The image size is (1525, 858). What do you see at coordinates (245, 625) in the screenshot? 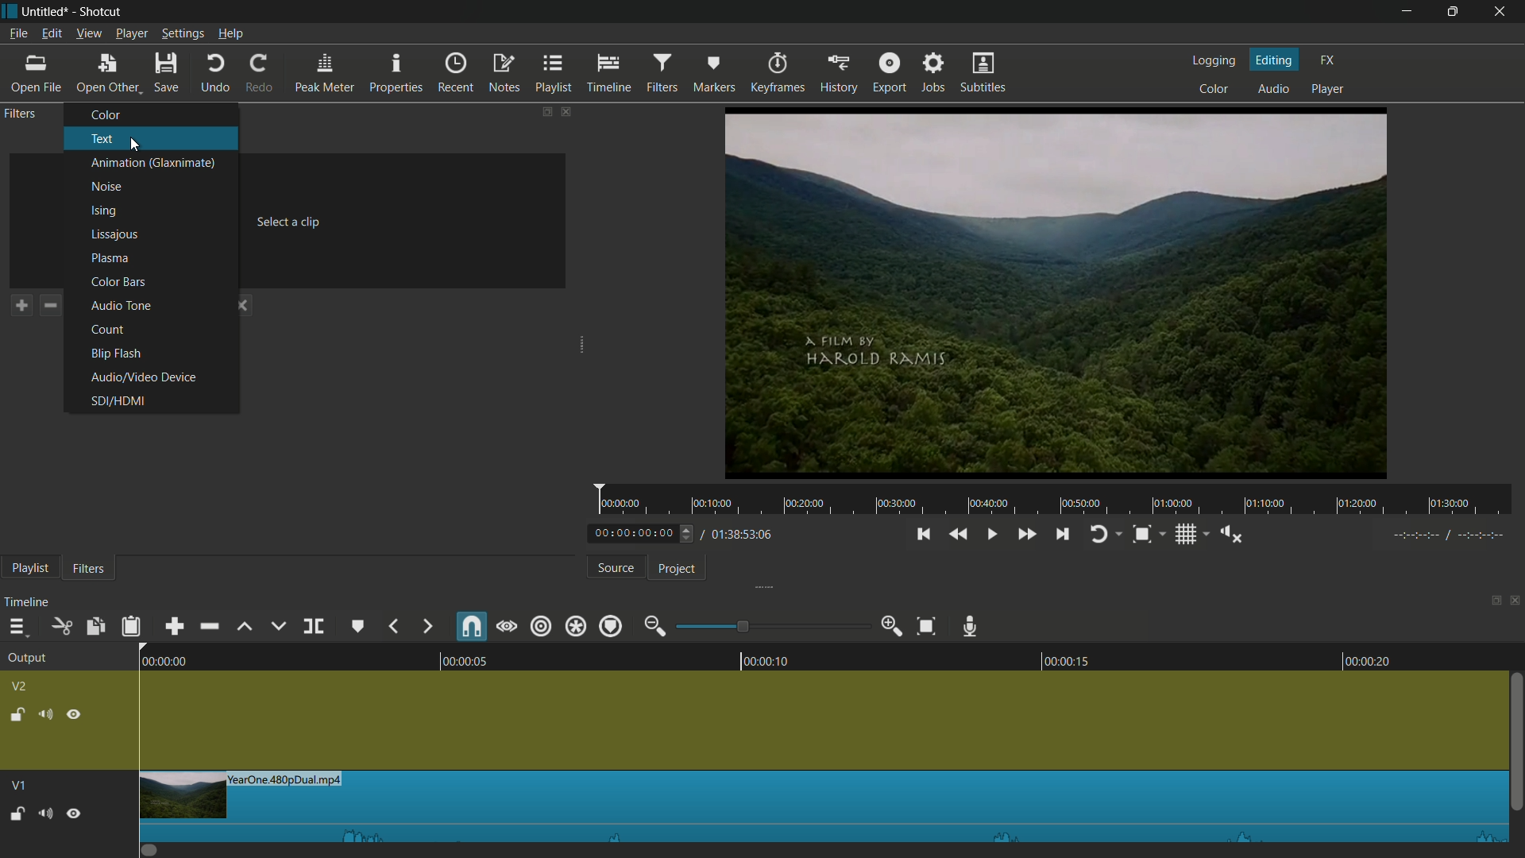
I see `lift` at bounding box center [245, 625].